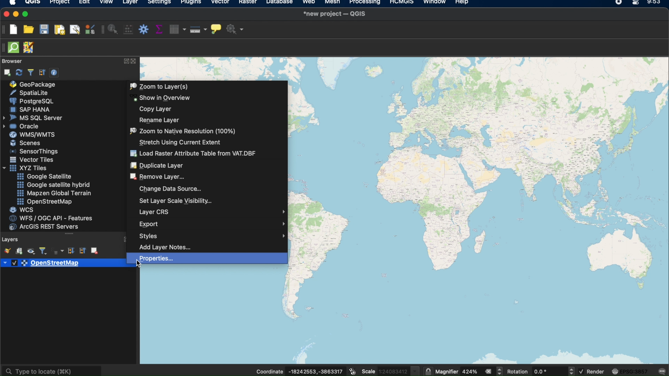 Image resolution: width=669 pixels, height=376 pixels. What do you see at coordinates (14, 29) in the screenshot?
I see `new project` at bounding box center [14, 29].